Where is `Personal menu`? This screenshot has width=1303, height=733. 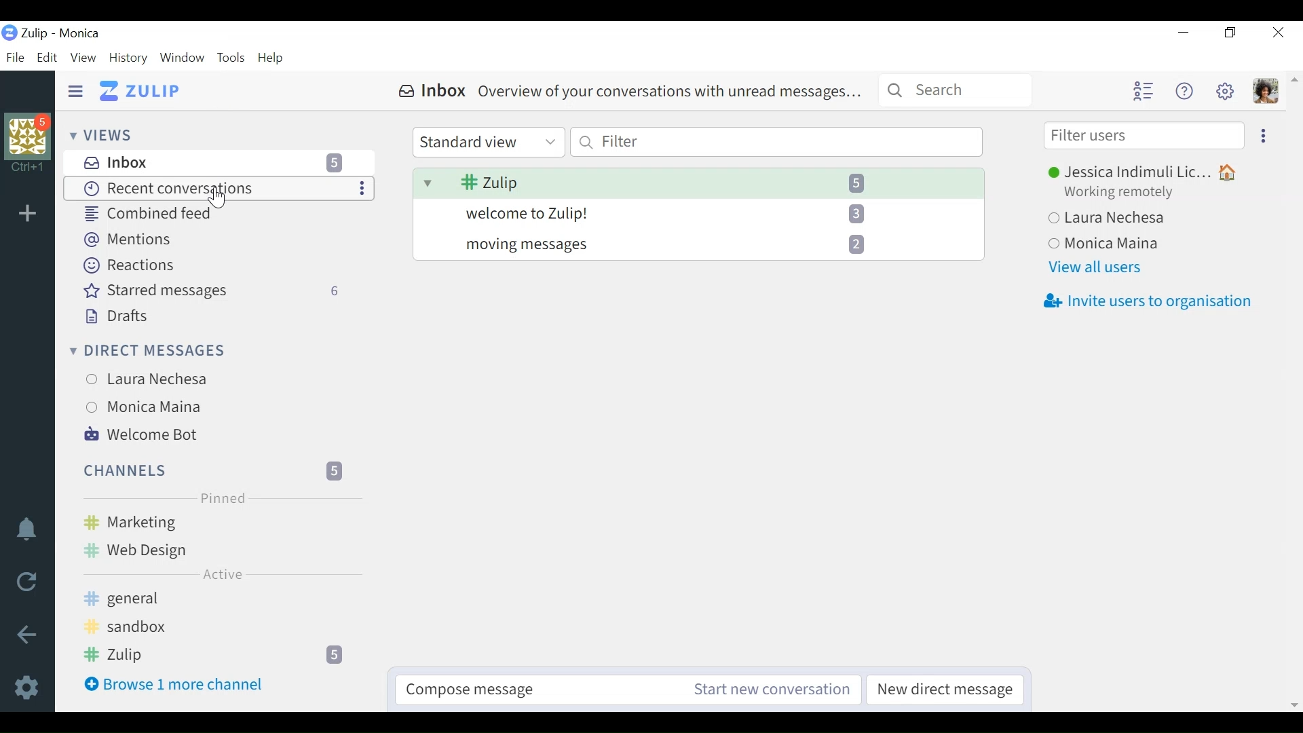 Personal menu is located at coordinates (1266, 92).